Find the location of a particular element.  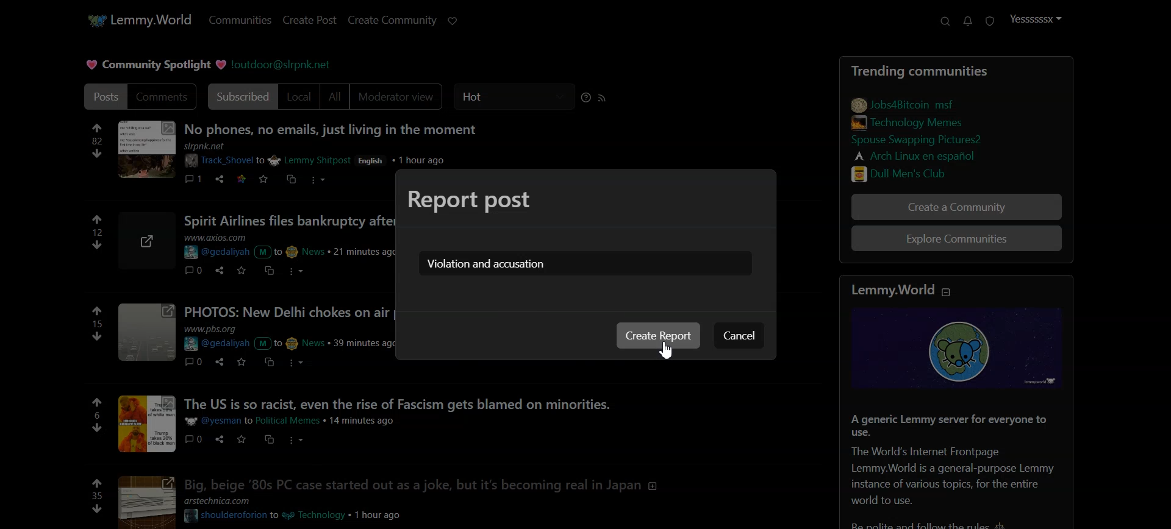

cross post is located at coordinates (290, 179).